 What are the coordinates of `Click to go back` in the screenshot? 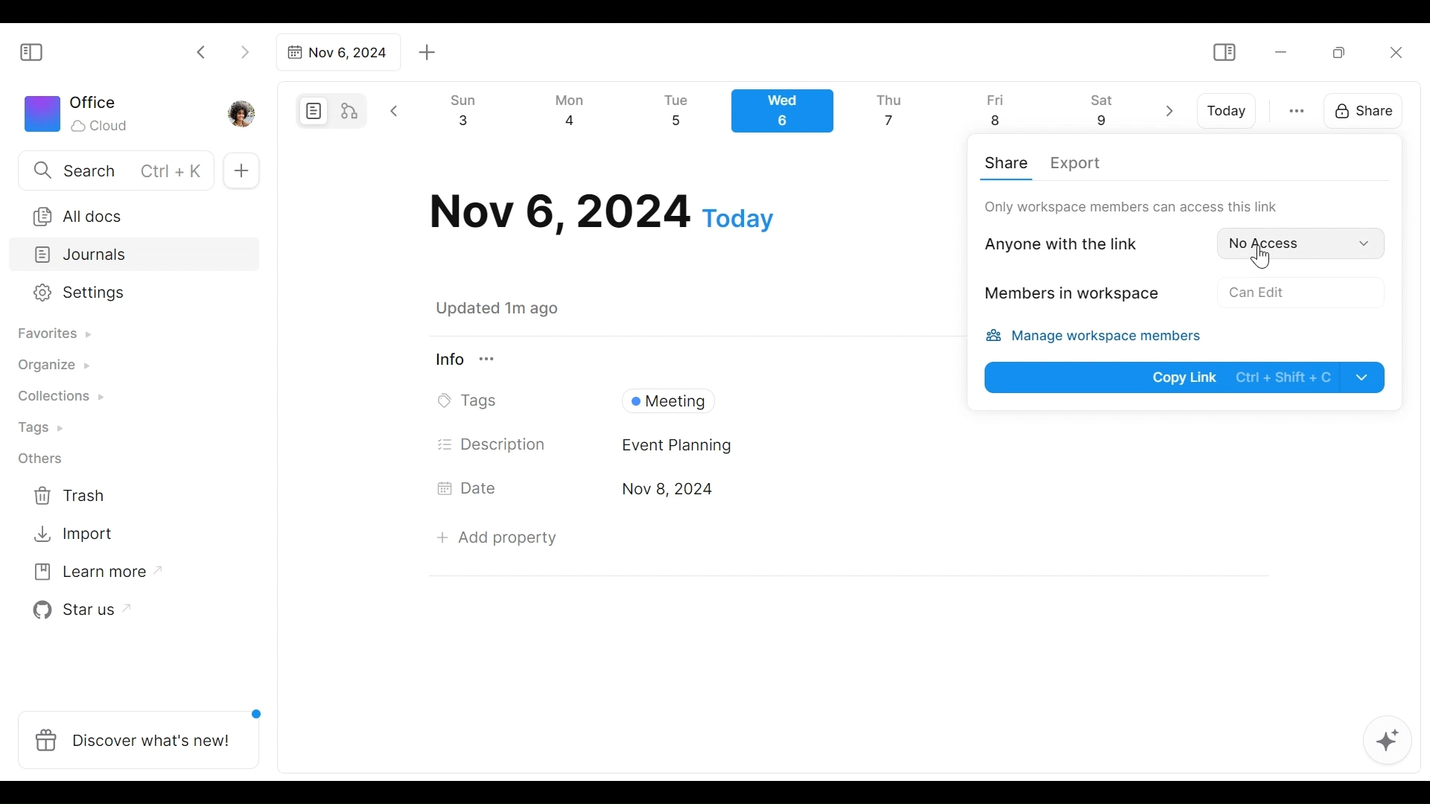 It's located at (202, 51).